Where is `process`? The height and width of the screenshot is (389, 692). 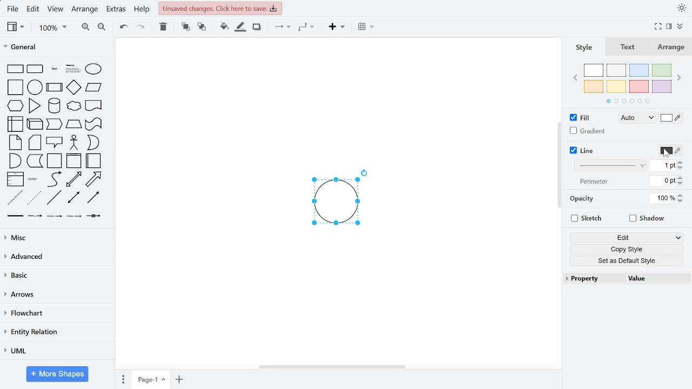
process is located at coordinates (54, 88).